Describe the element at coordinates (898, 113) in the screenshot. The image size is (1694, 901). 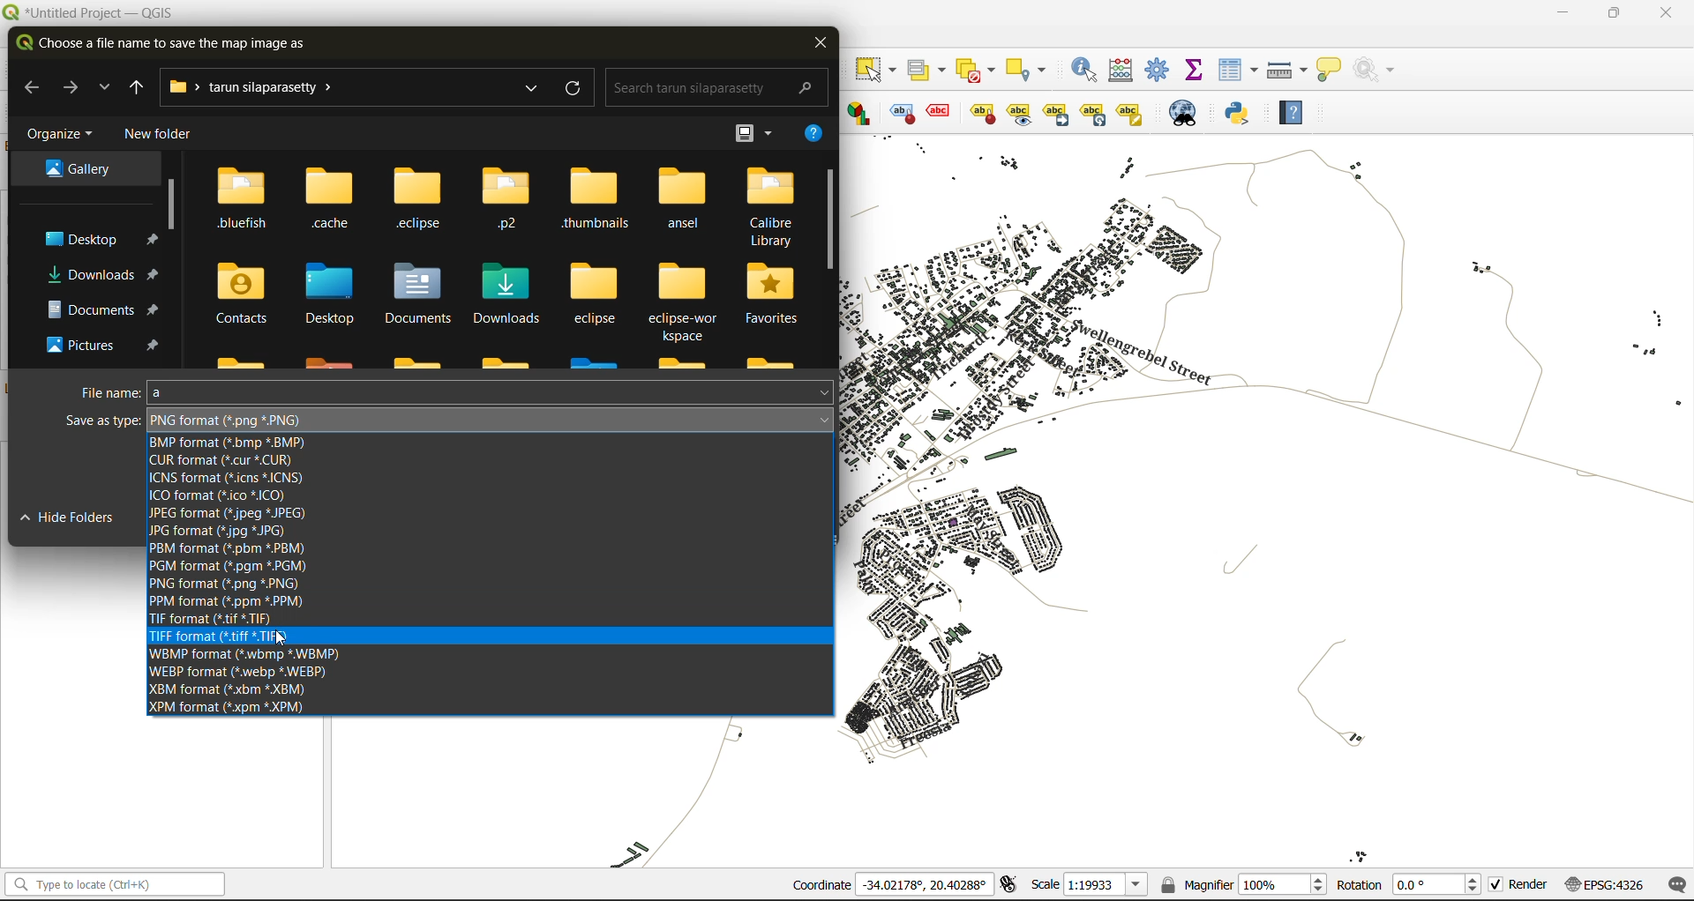
I see ` toggle display` at that location.